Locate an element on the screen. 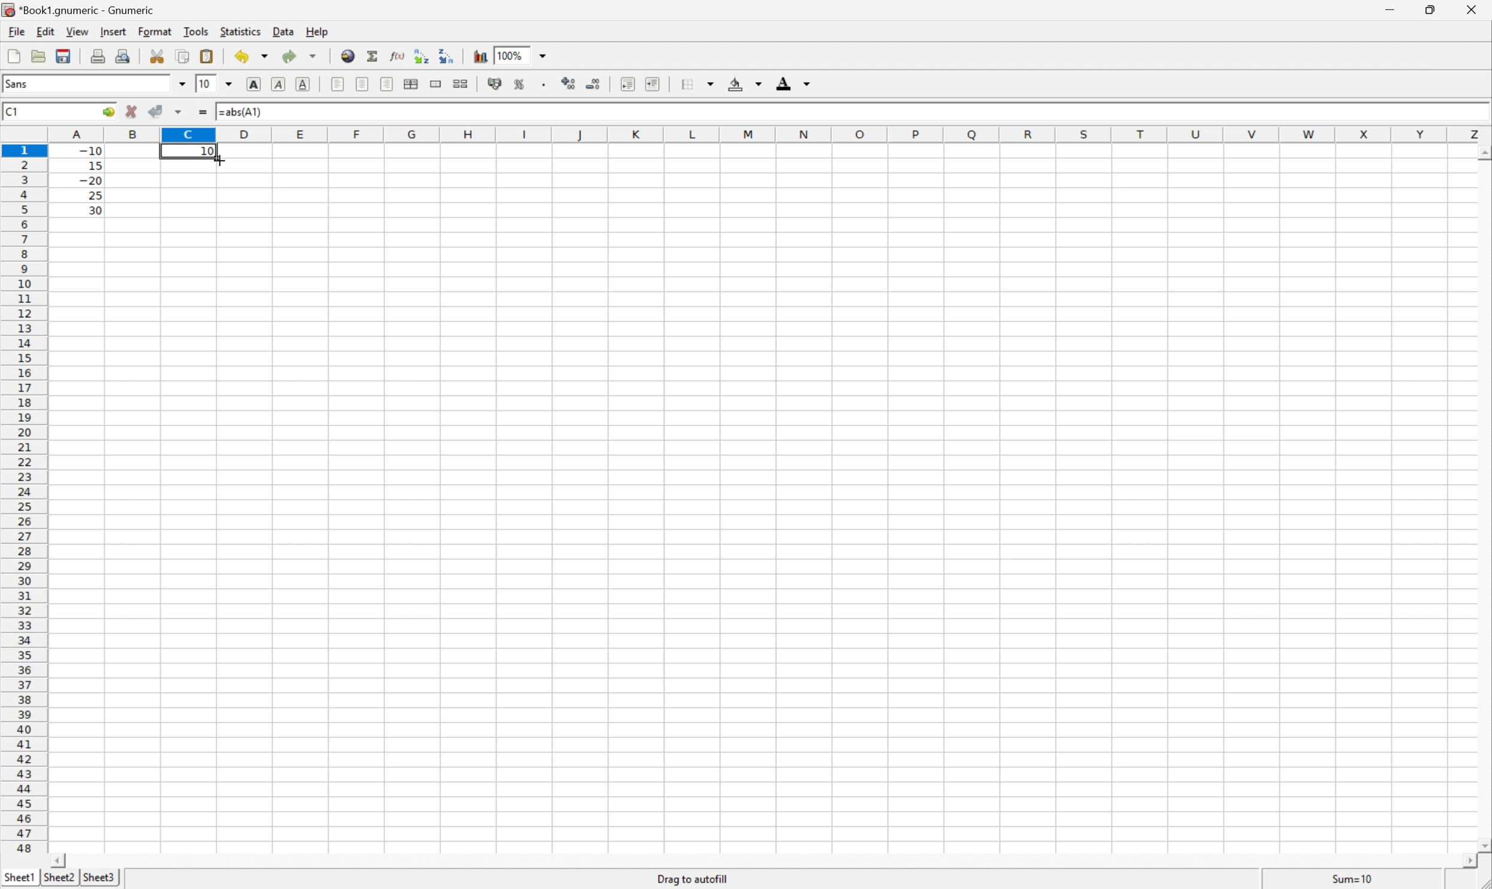  C1 is located at coordinates (13, 110).